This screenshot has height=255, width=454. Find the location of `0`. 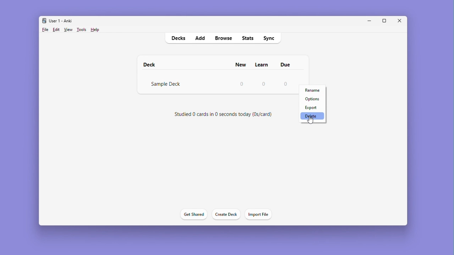

0 is located at coordinates (265, 84).